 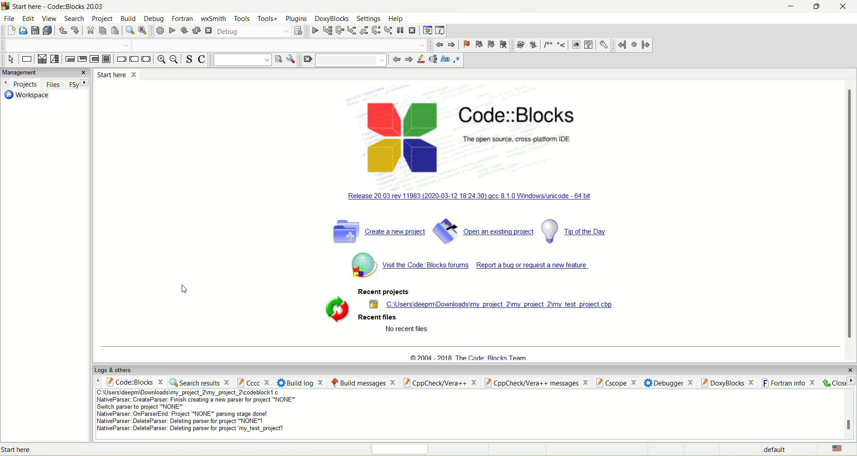 What do you see at coordinates (534, 45) in the screenshot?
I see `extract documentation` at bounding box center [534, 45].